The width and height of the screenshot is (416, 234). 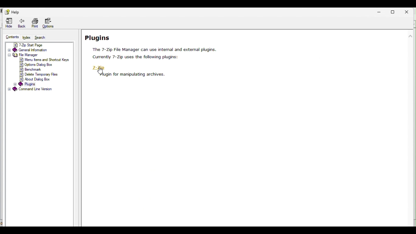 I want to click on menu, so click(x=45, y=60).